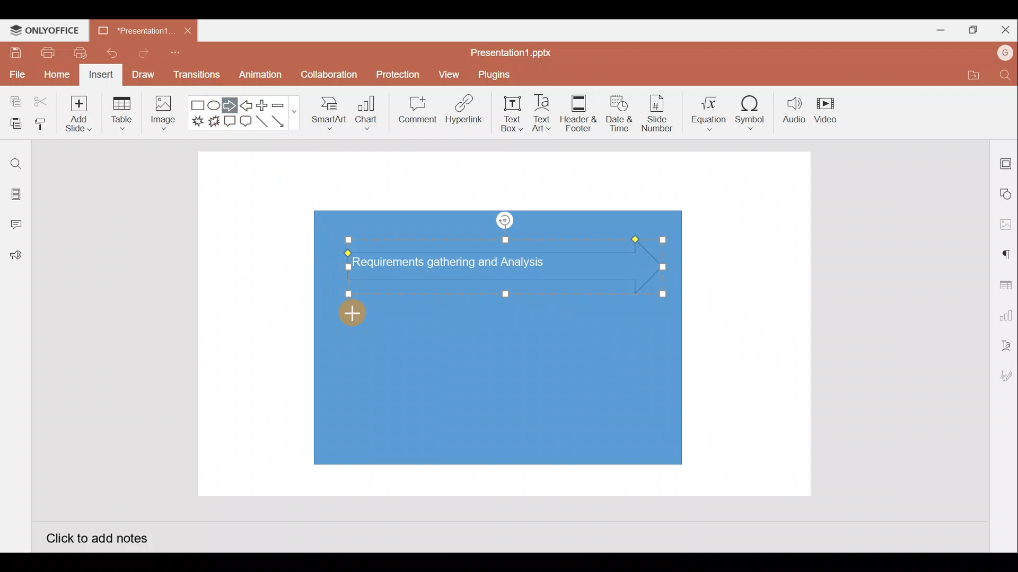 The height and width of the screenshot is (572, 1018). What do you see at coordinates (546, 111) in the screenshot?
I see `Text Art` at bounding box center [546, 111].